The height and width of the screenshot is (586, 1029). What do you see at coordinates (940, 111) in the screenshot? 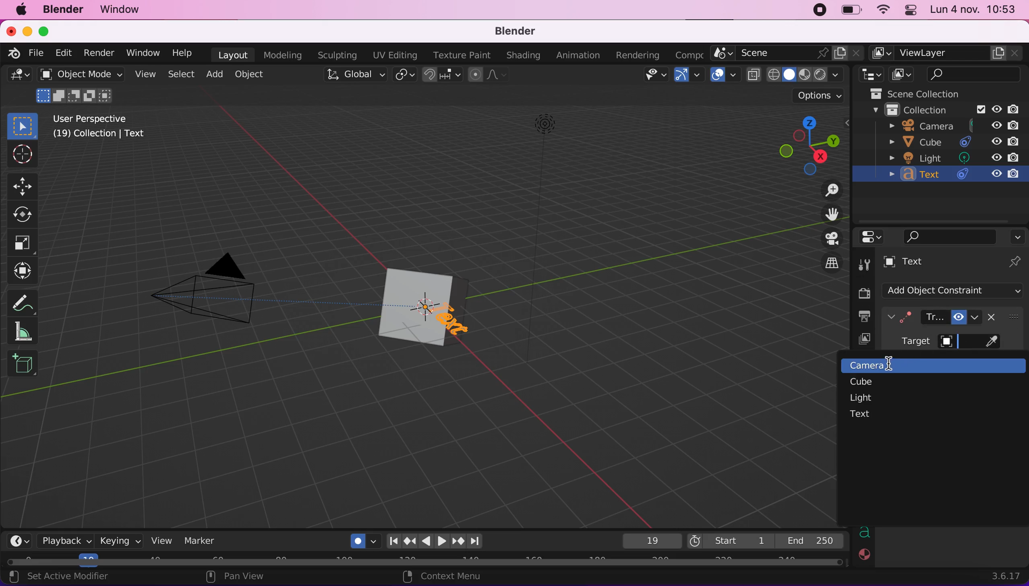
I see `collection` at bounding box center [940, 111].